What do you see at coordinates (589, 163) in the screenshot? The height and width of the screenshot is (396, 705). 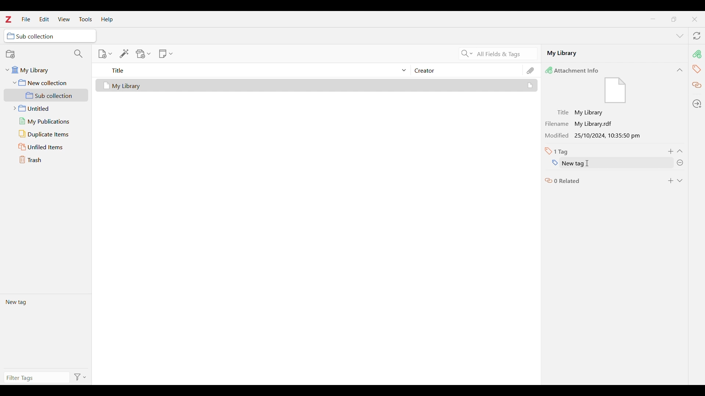 I see `Cursor` at bounding box center [589, 163].